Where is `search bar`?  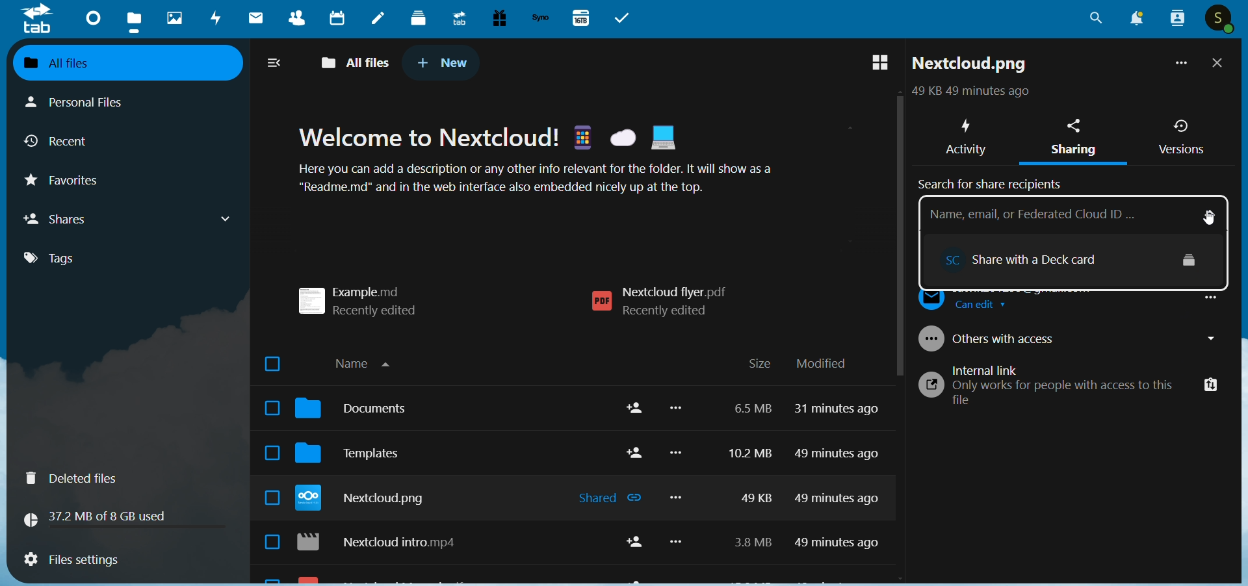 search bar is located at coordinates (1052, 216).